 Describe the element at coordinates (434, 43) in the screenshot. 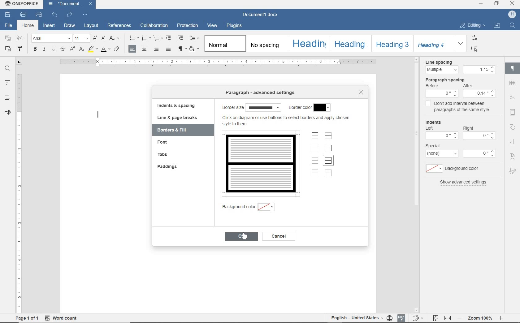

I see `Heading 4` at that location.